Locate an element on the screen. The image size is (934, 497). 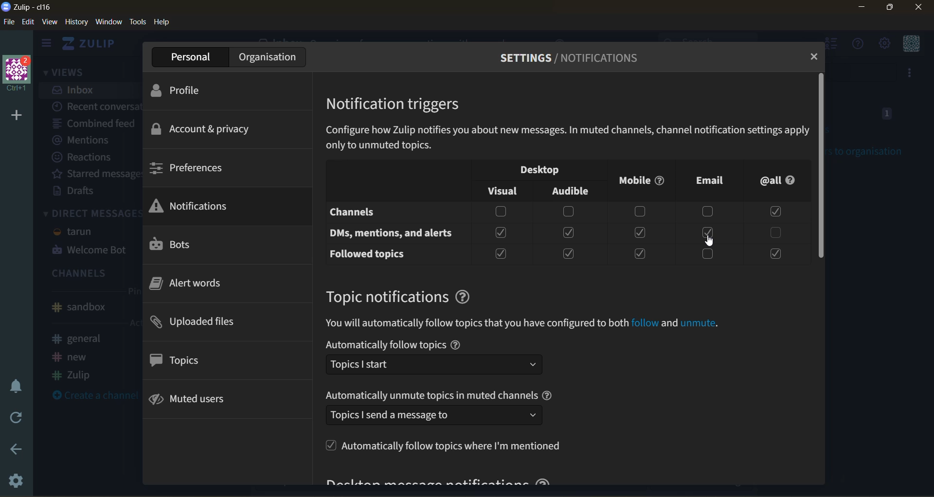
help is located at coordinates (166, 23).